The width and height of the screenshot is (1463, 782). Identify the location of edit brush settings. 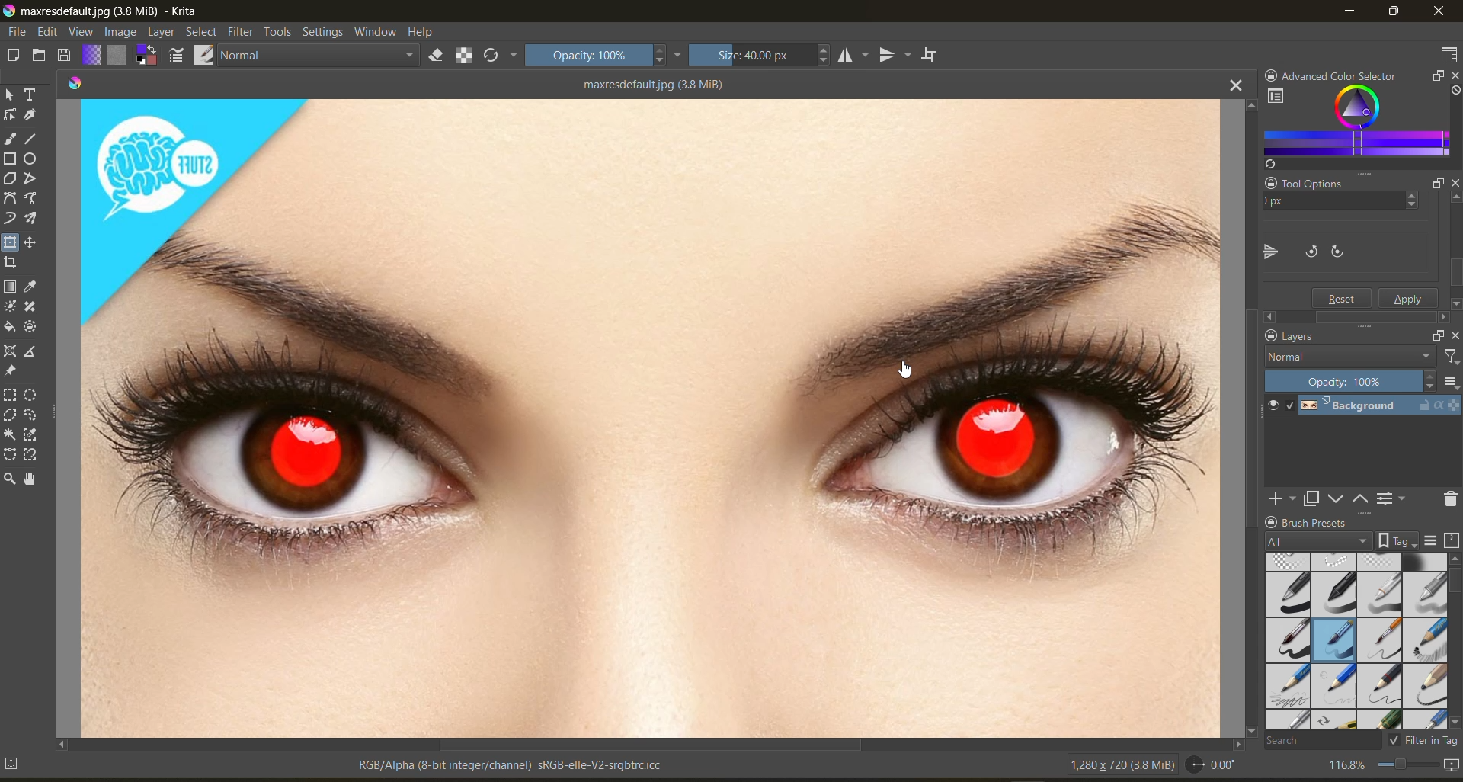
(178, 55).